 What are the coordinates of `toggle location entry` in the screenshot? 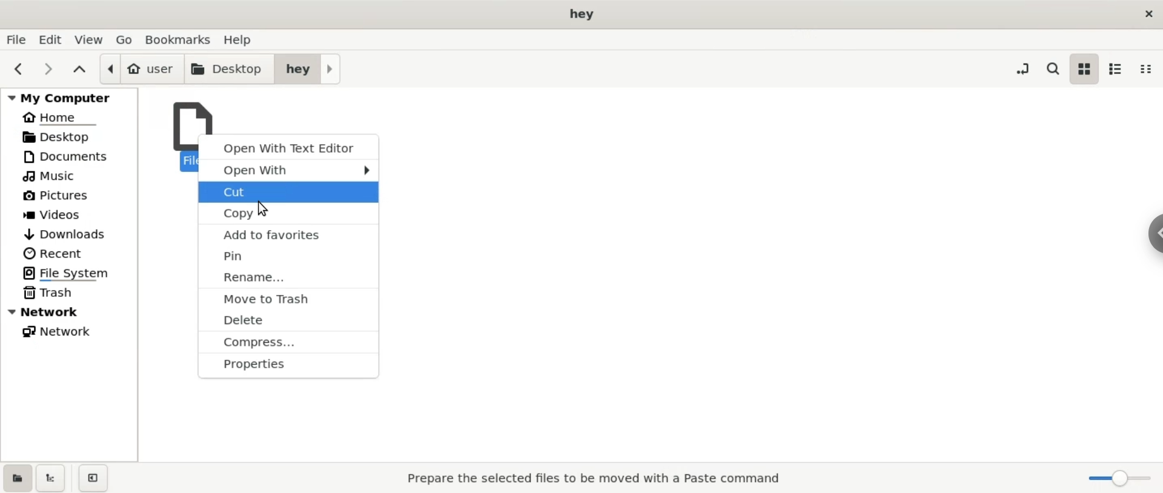 It's located at (1022, 70).